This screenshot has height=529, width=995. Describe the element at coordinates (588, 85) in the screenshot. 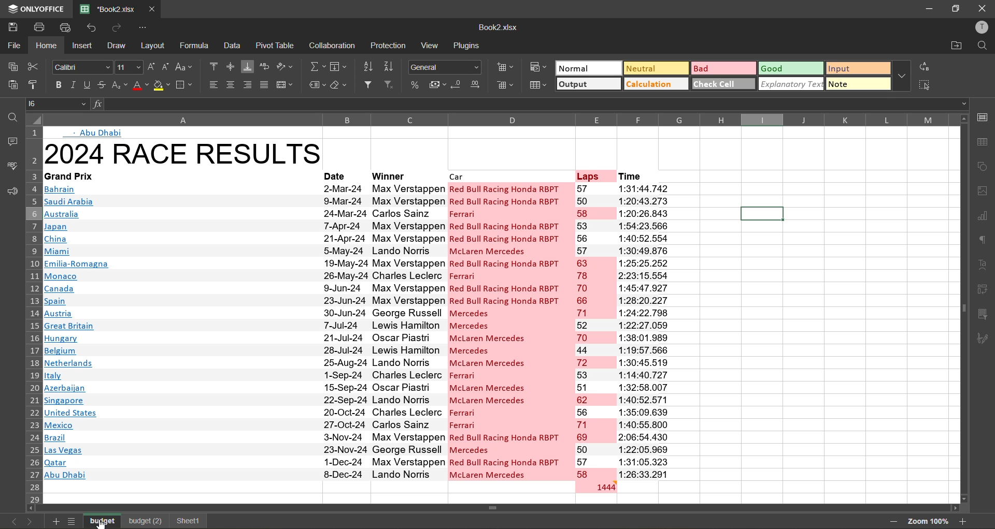

I see `output` at that location.